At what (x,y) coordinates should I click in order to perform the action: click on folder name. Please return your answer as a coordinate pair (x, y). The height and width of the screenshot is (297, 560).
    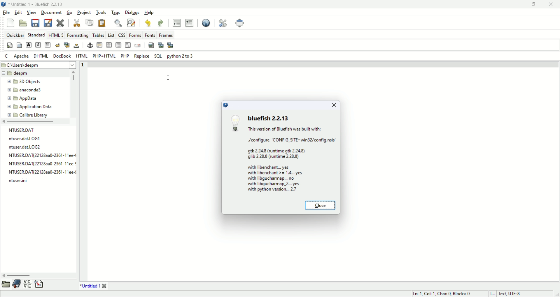
    Looking at the image, I should click on (27, 115).